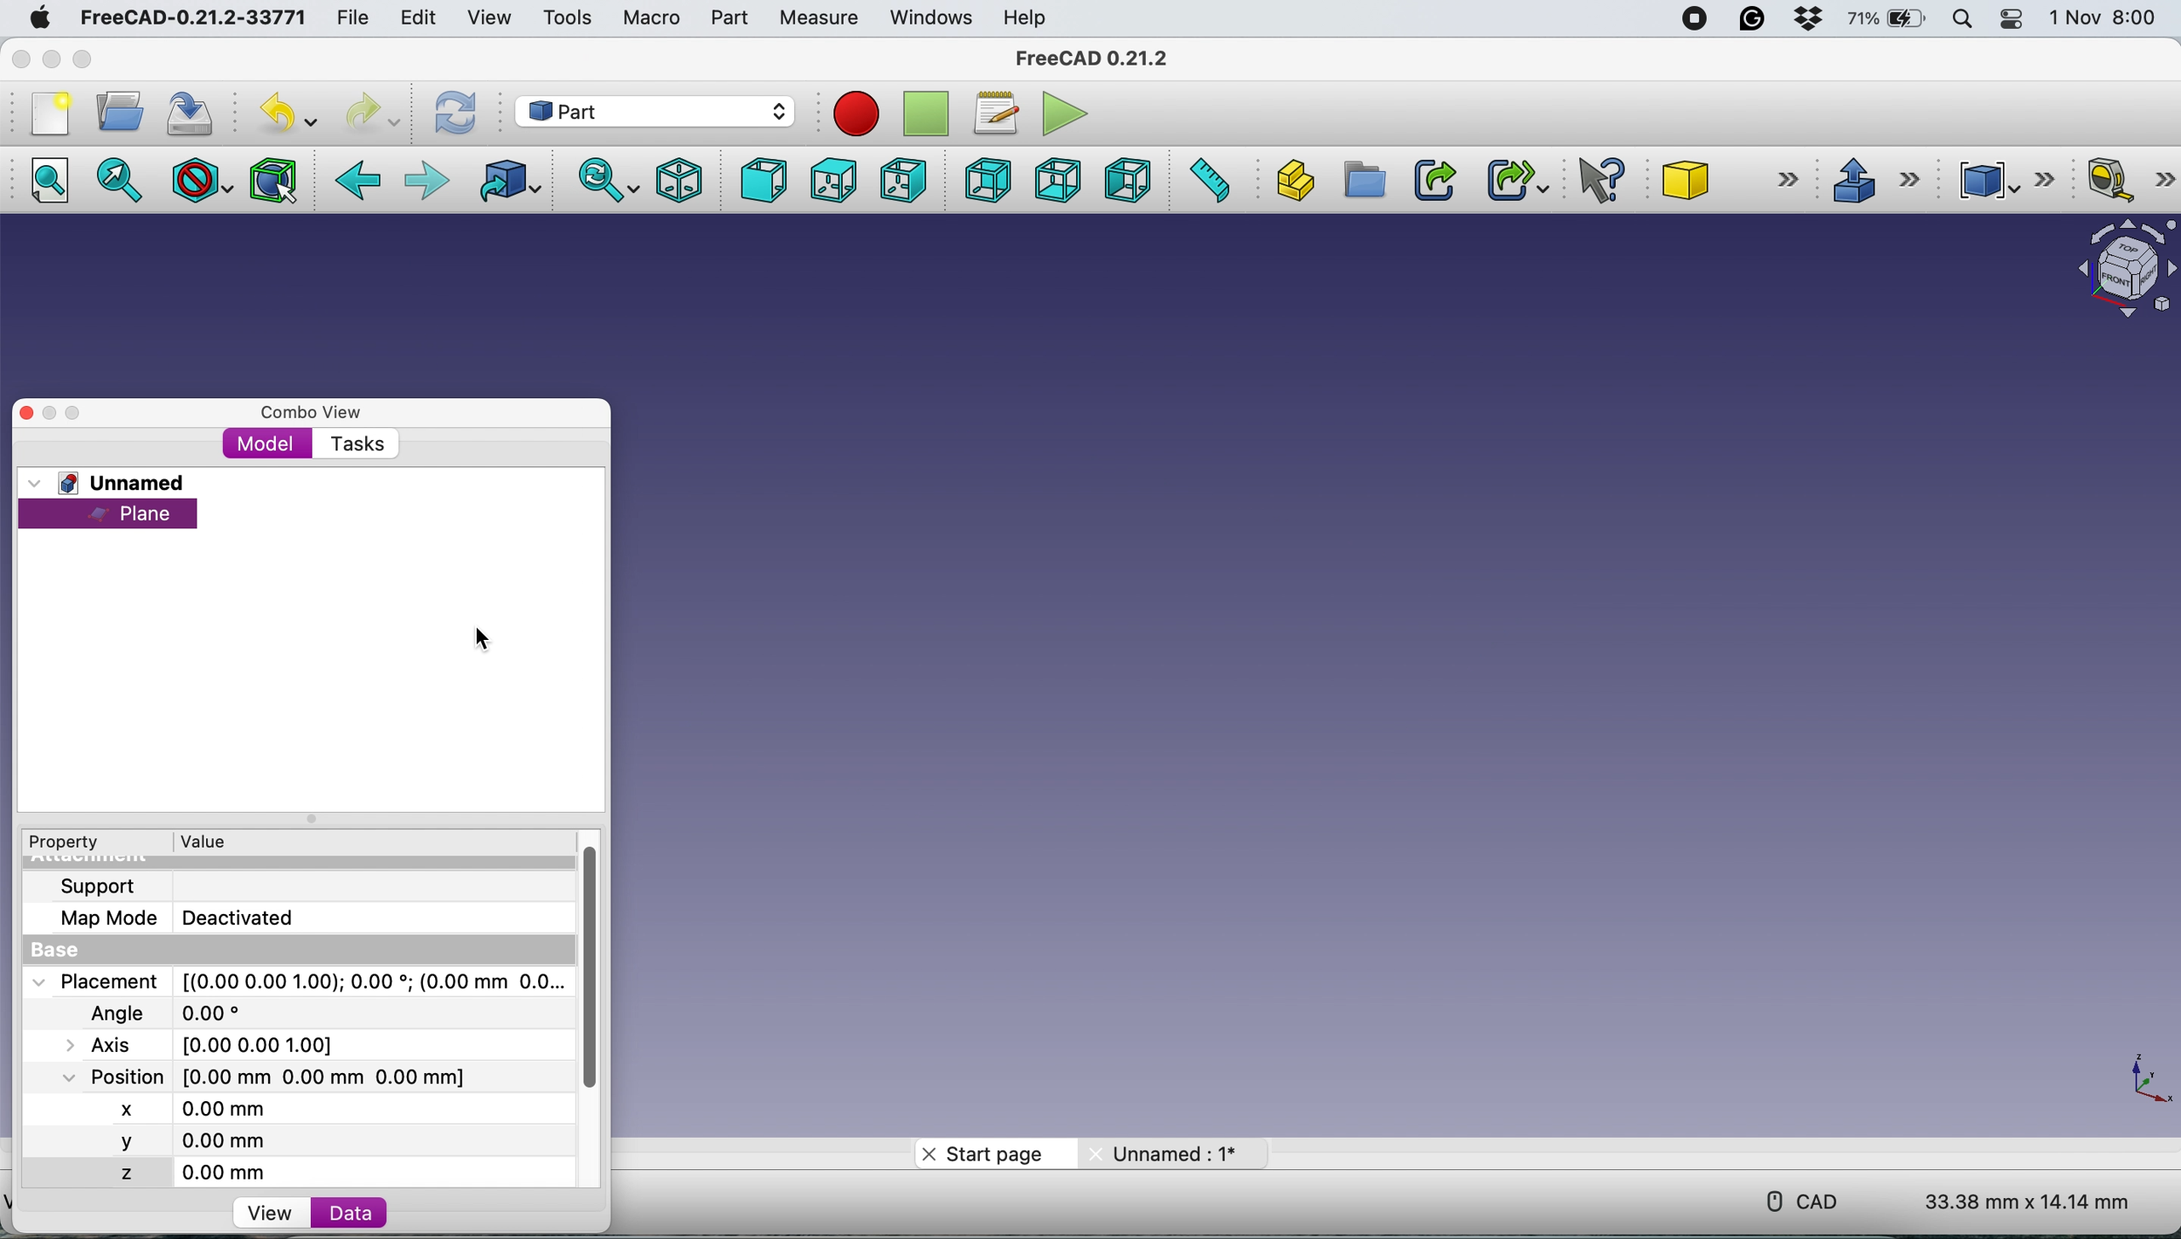 This screenshot has width=2181, height=1239. What do you see at coordinates (346, 18) in the screenshot?
I see `file` at bounding box center [346, 18].